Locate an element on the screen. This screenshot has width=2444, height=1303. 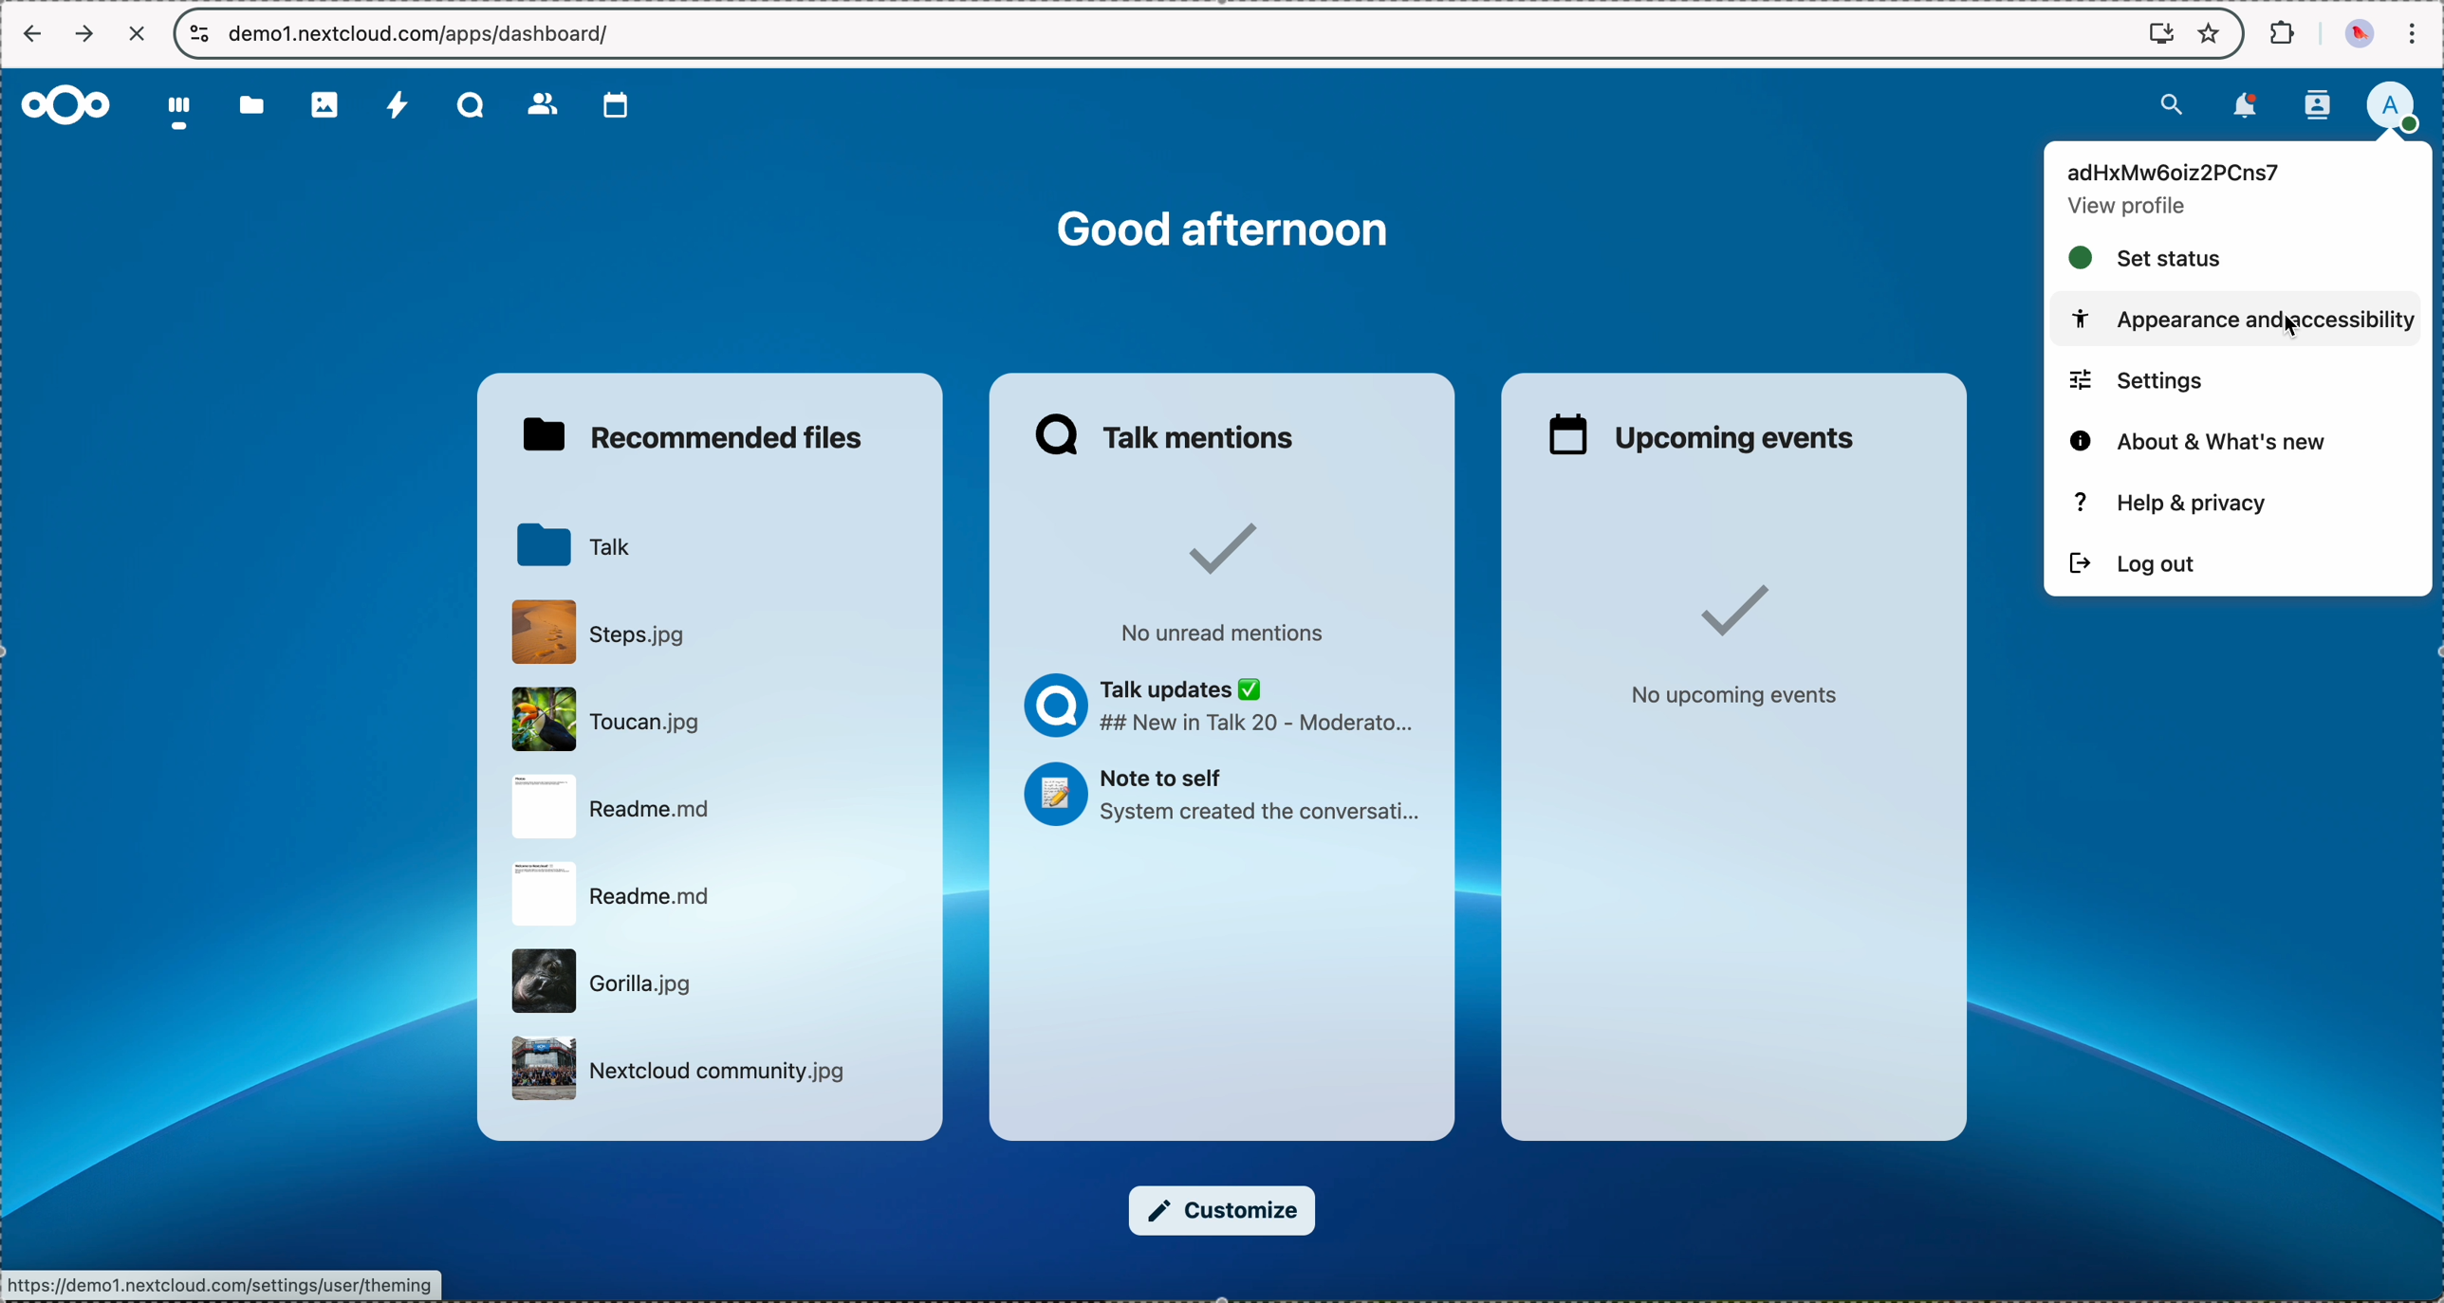
contacts is located at coordinates (539, 104).